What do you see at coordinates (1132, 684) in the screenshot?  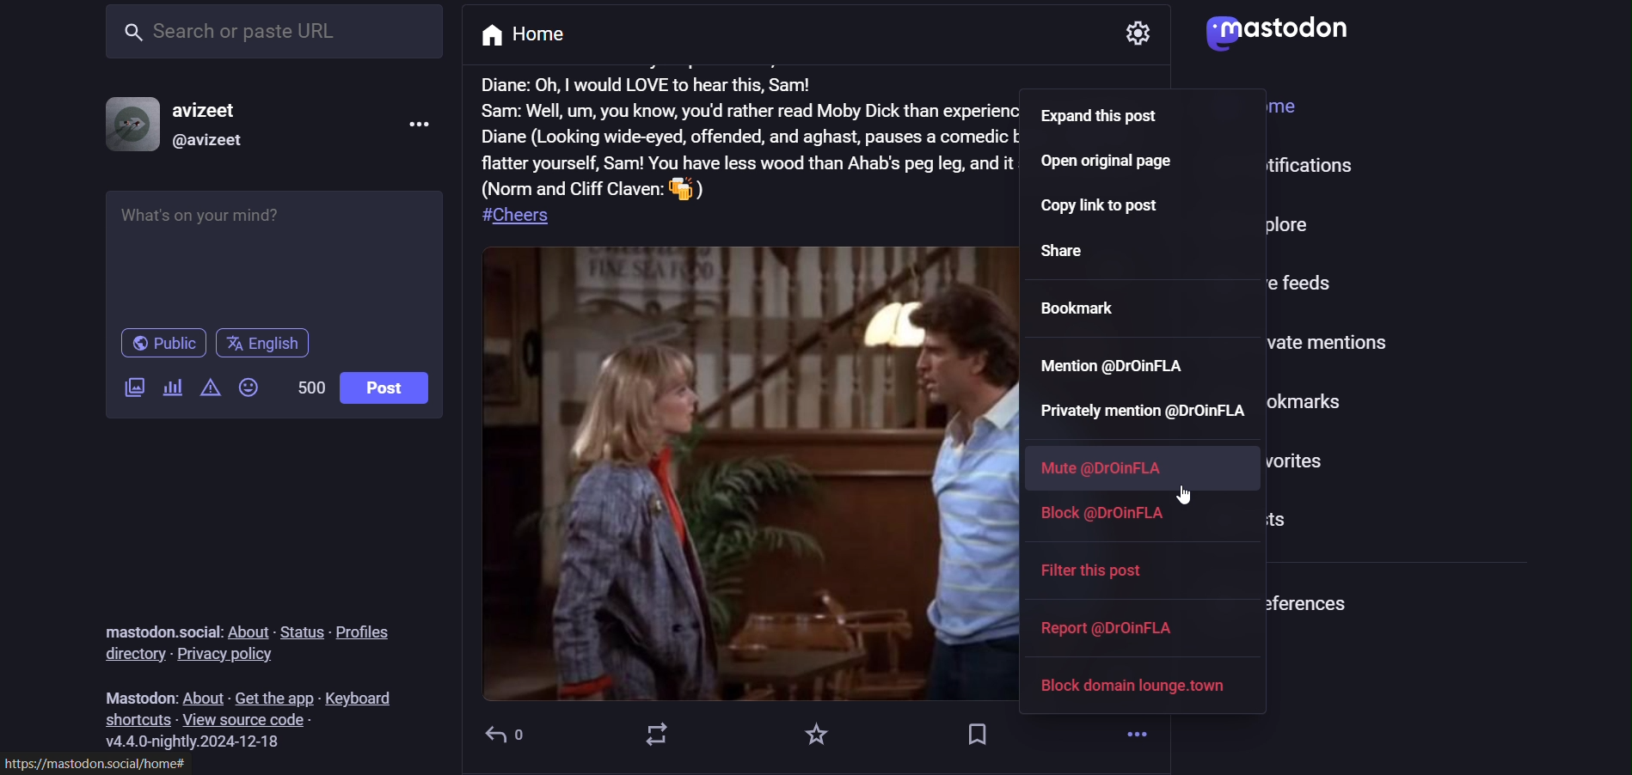 I see `block this user` at bounding box center [1132, 684].